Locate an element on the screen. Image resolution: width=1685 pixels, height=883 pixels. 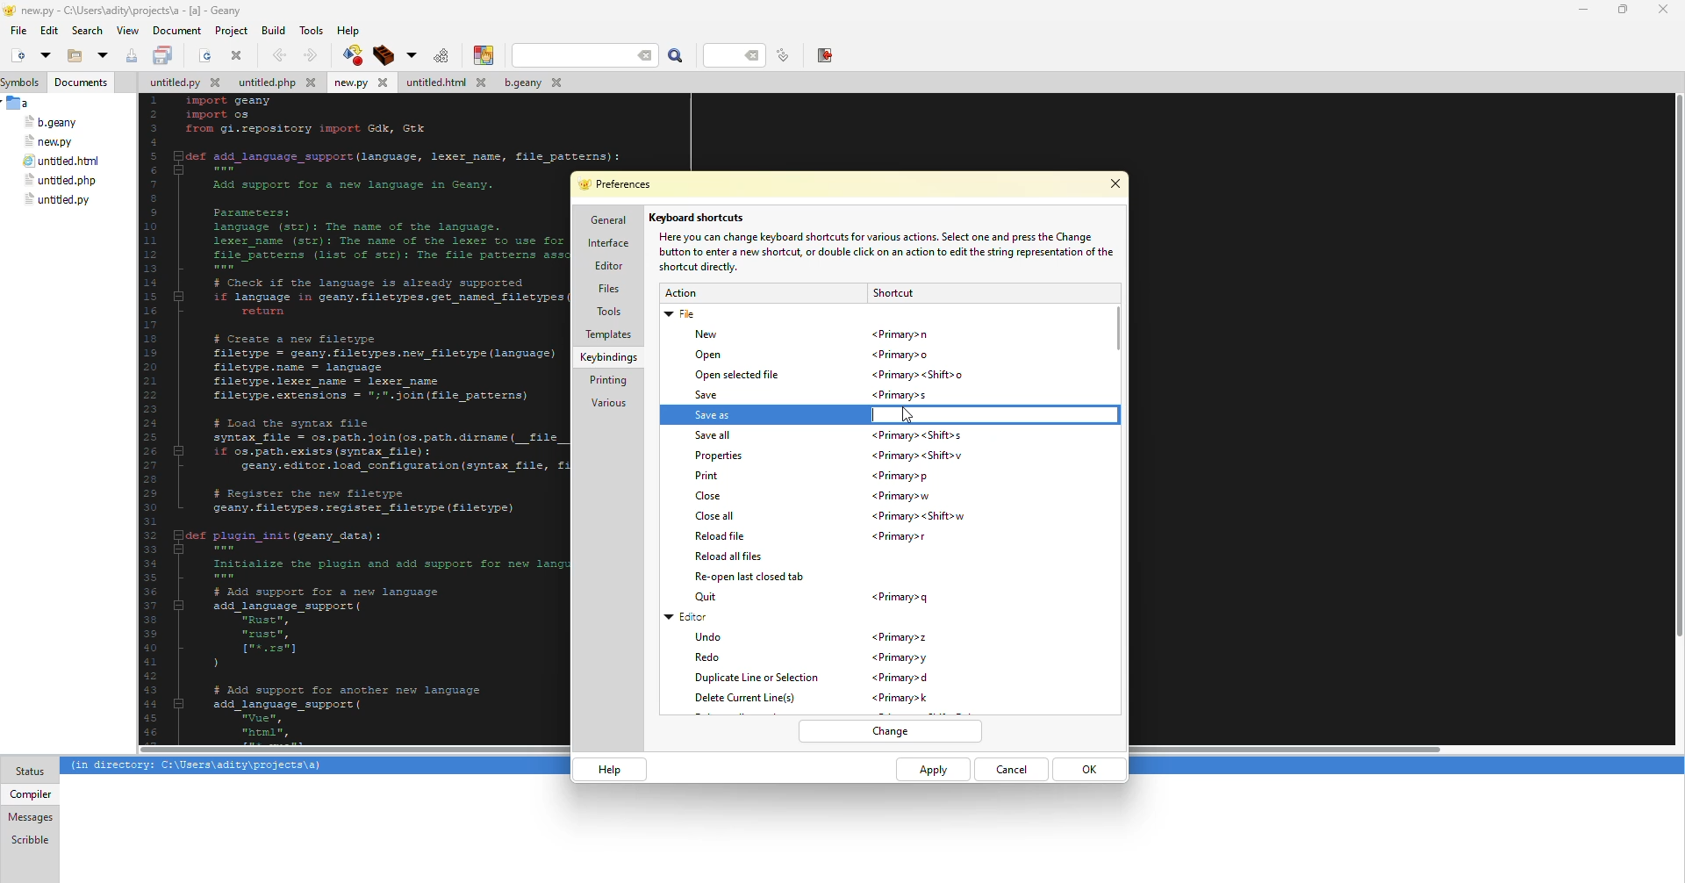
shortcut is located at coordinates (902, 657).